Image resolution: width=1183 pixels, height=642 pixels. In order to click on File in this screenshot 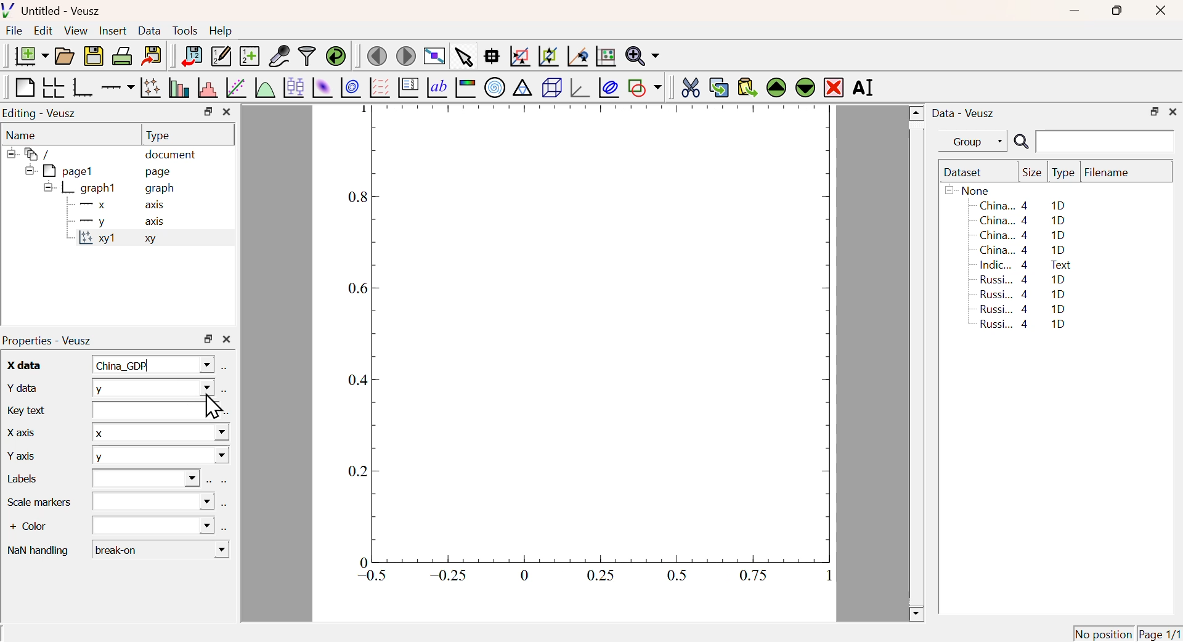, I will do `click(14, 31)`.